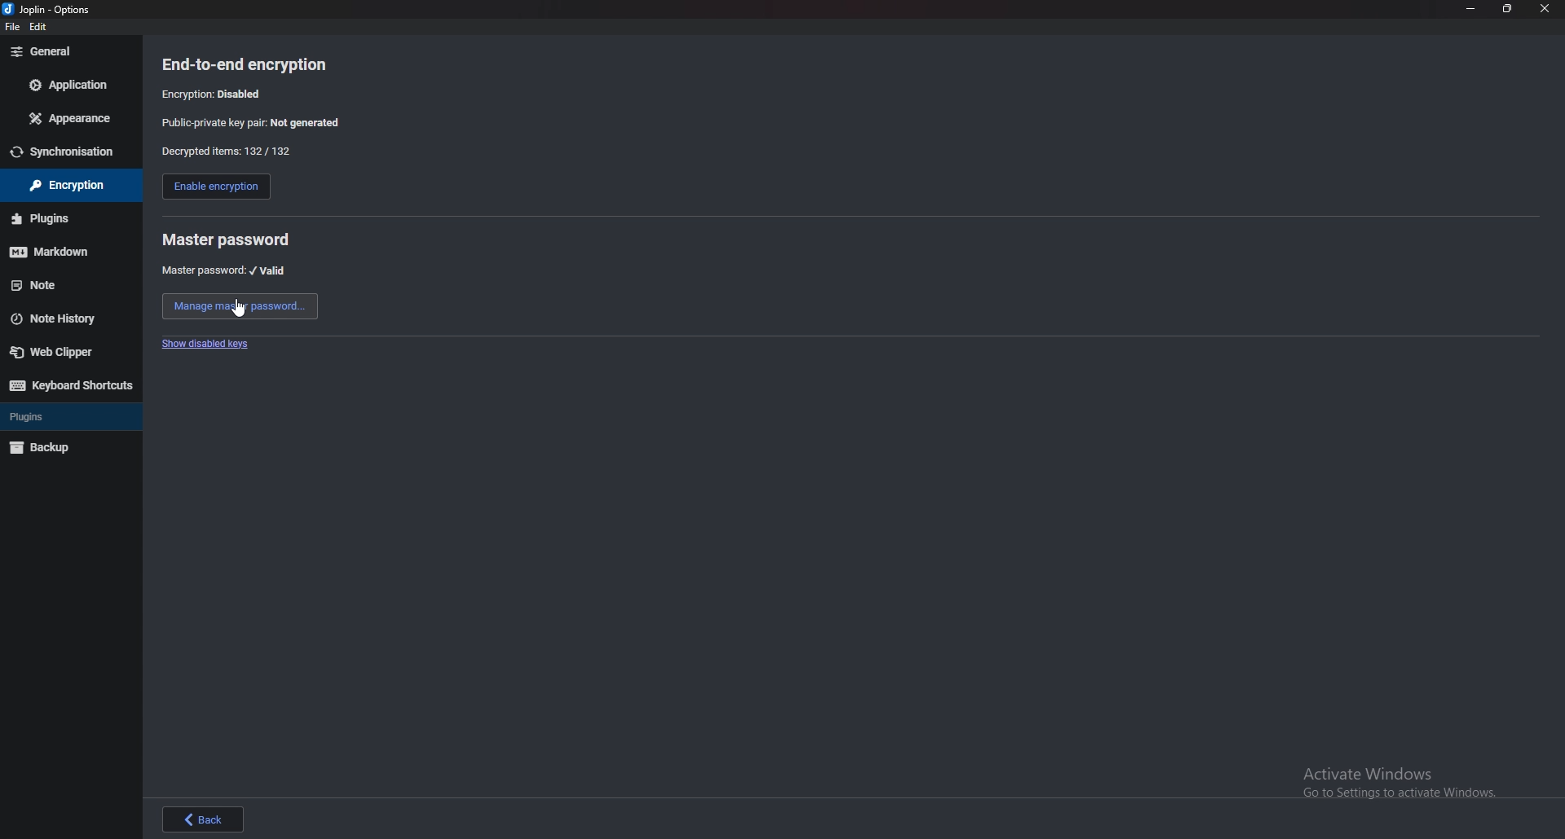 The height and width of the screenshot is (839, 1565). What do you see at coordinates (226, 239) in the screenshot?
I see `master password` at bounding box center [226, 239].